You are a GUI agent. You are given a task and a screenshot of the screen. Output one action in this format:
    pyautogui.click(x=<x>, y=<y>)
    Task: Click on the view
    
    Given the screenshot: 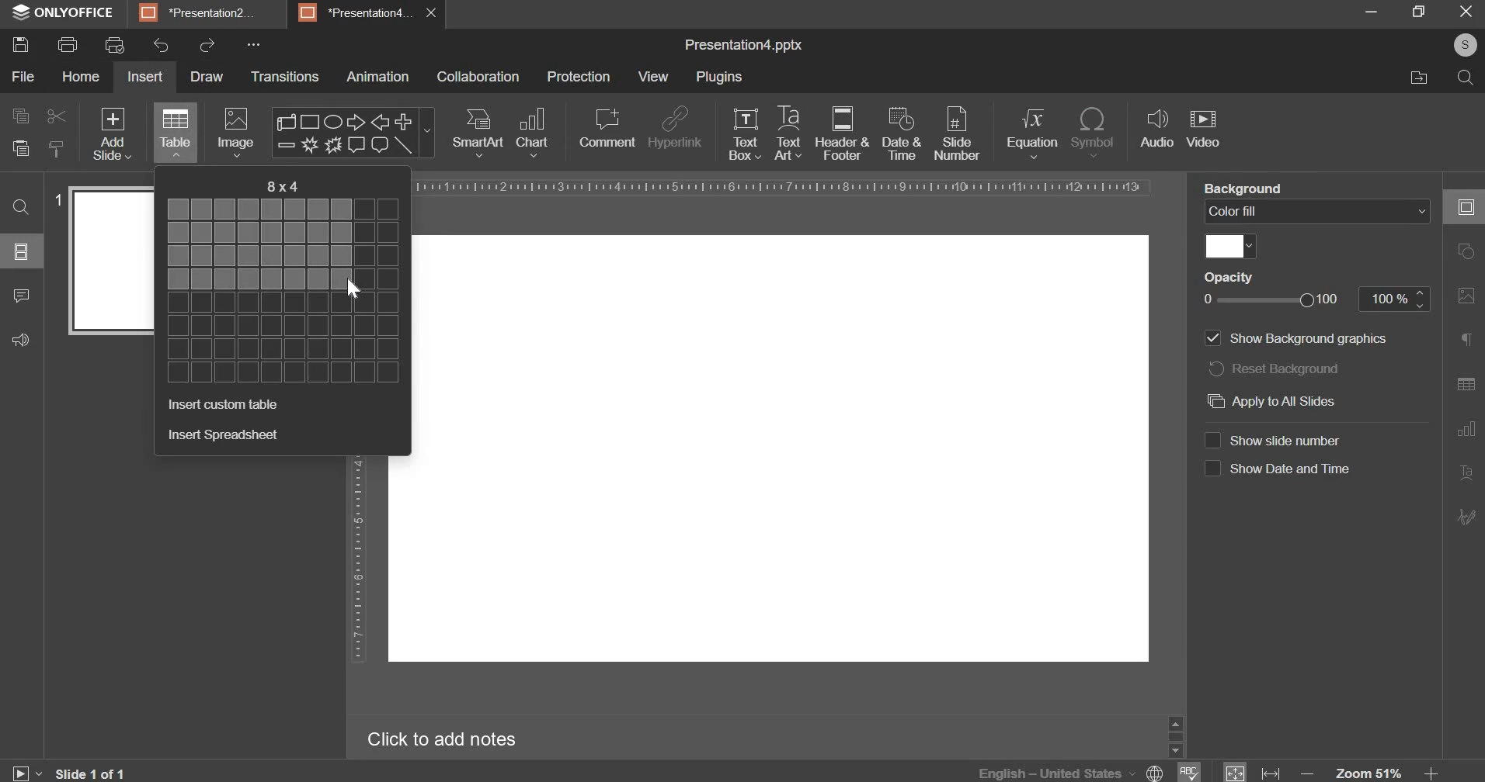 What is the action you would take?
    pyautogui.click(x=655, y=76)
    